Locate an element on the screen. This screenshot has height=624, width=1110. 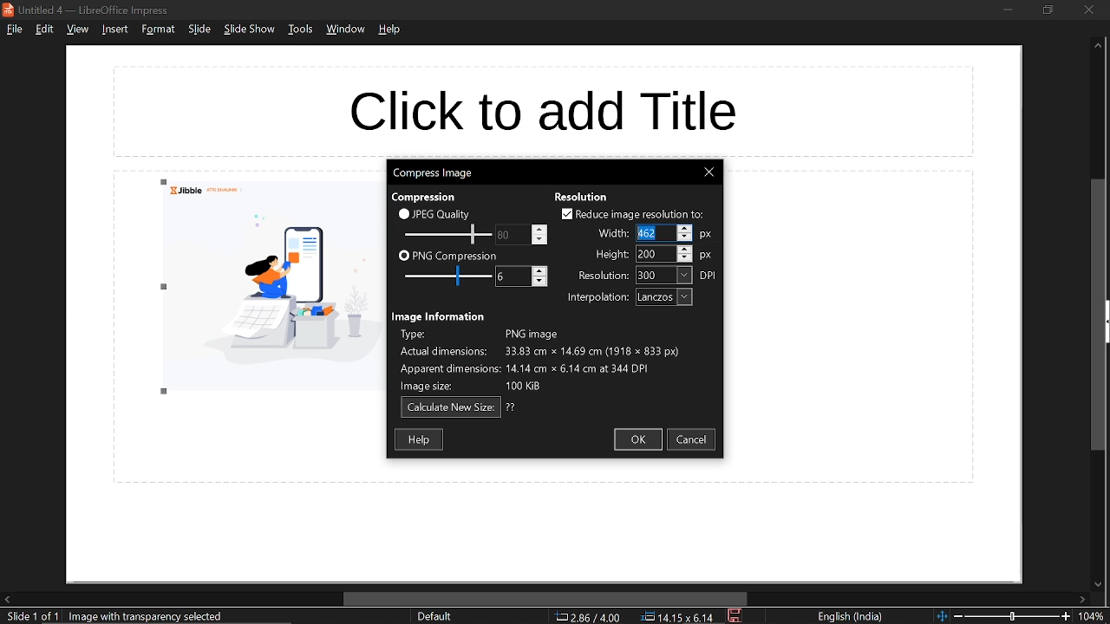
resolution unit: DPI is located at coordinates (709, 276).